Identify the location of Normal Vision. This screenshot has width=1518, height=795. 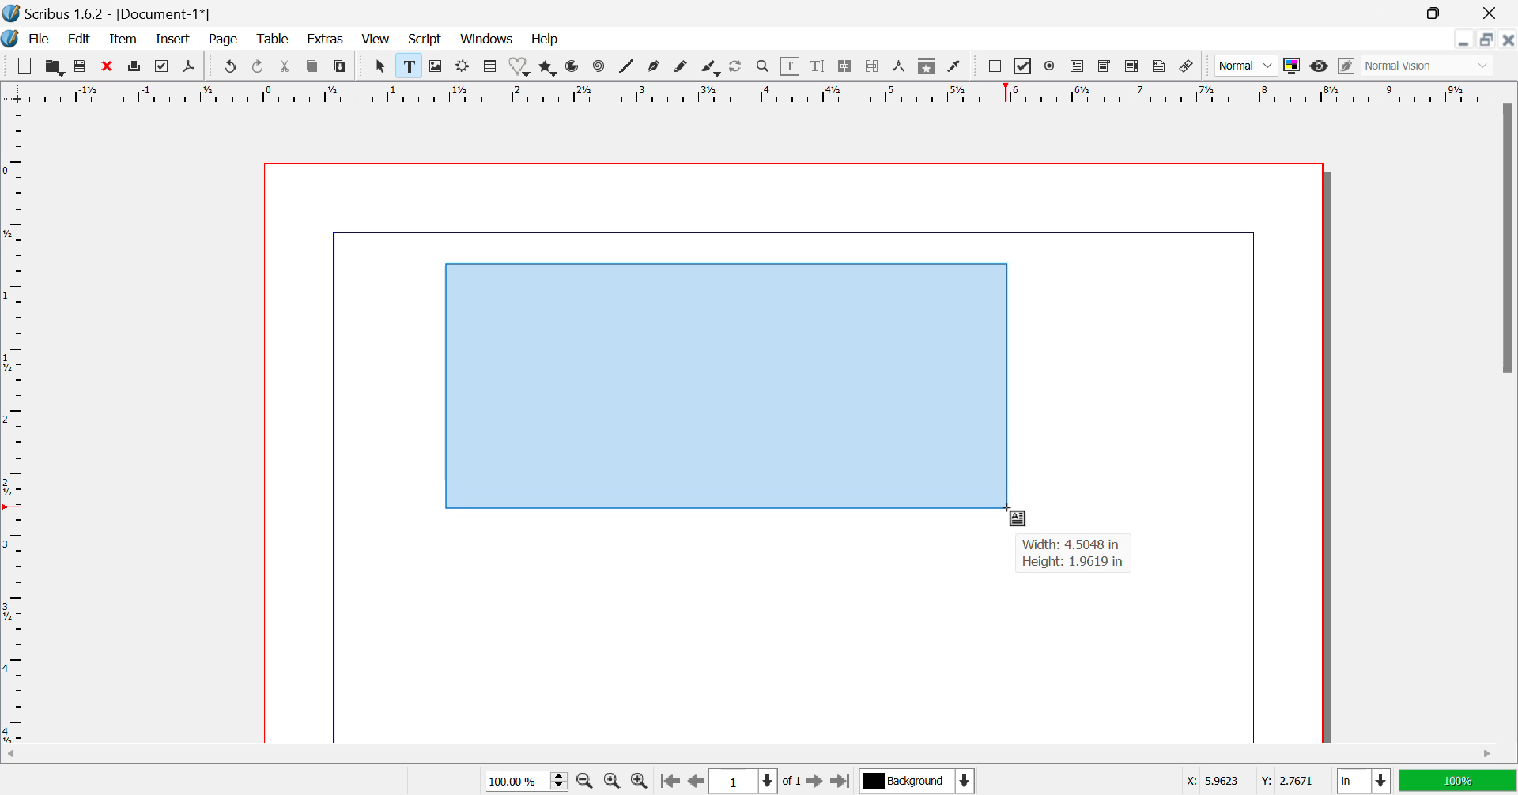
(1431, 67).